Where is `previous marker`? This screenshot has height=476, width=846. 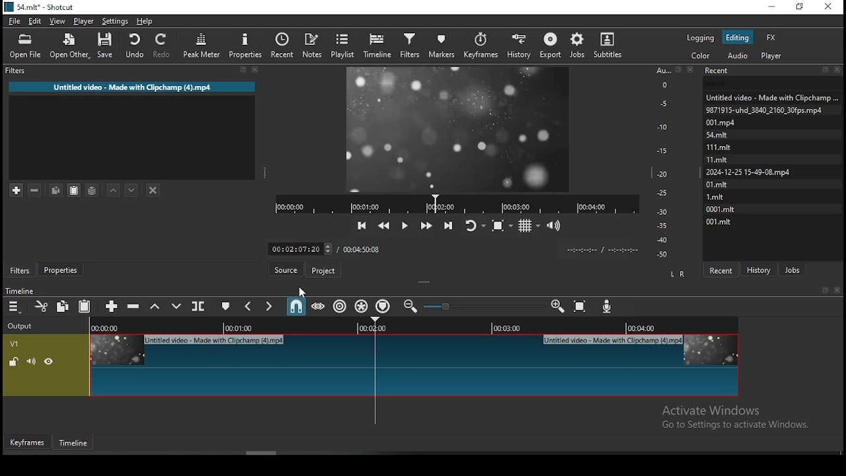
previous marker is located at coordinates (248, 307).